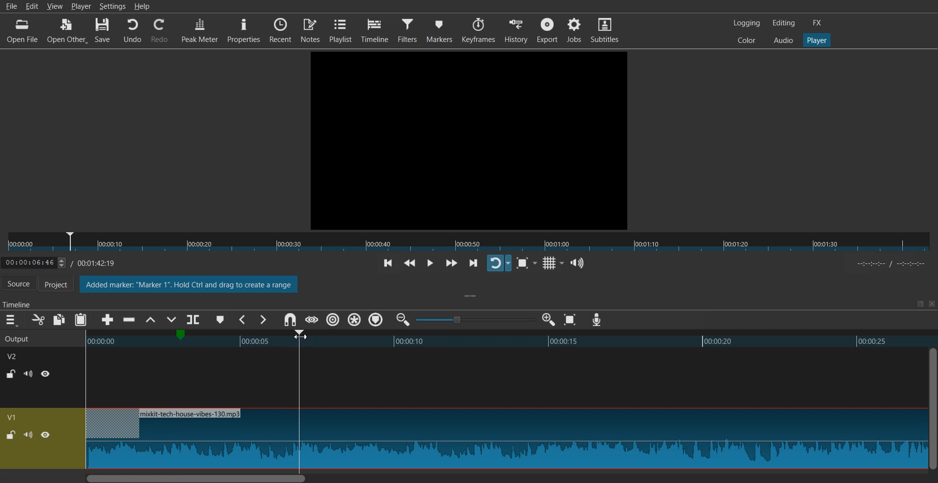 The height and width of the screenshot is (483, 938). I want to click on Hamburger menu, so click(11, 320).